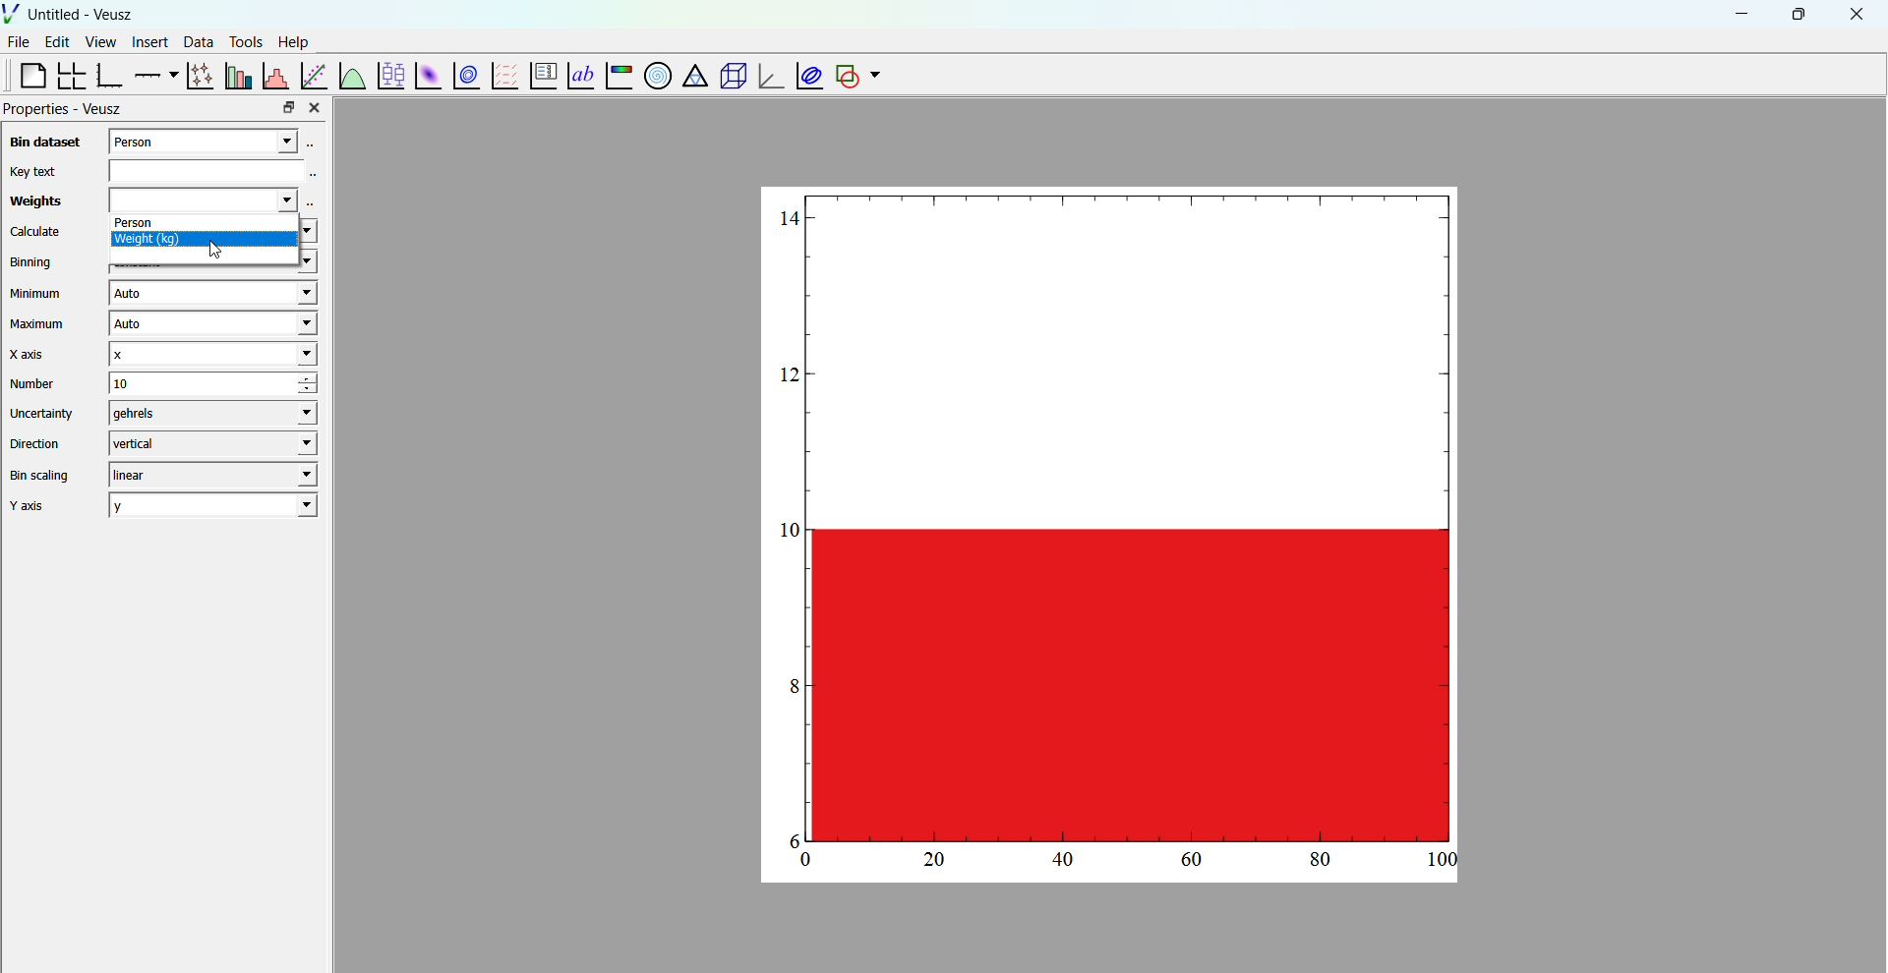  I want to click on cursor, so click(224, 256).